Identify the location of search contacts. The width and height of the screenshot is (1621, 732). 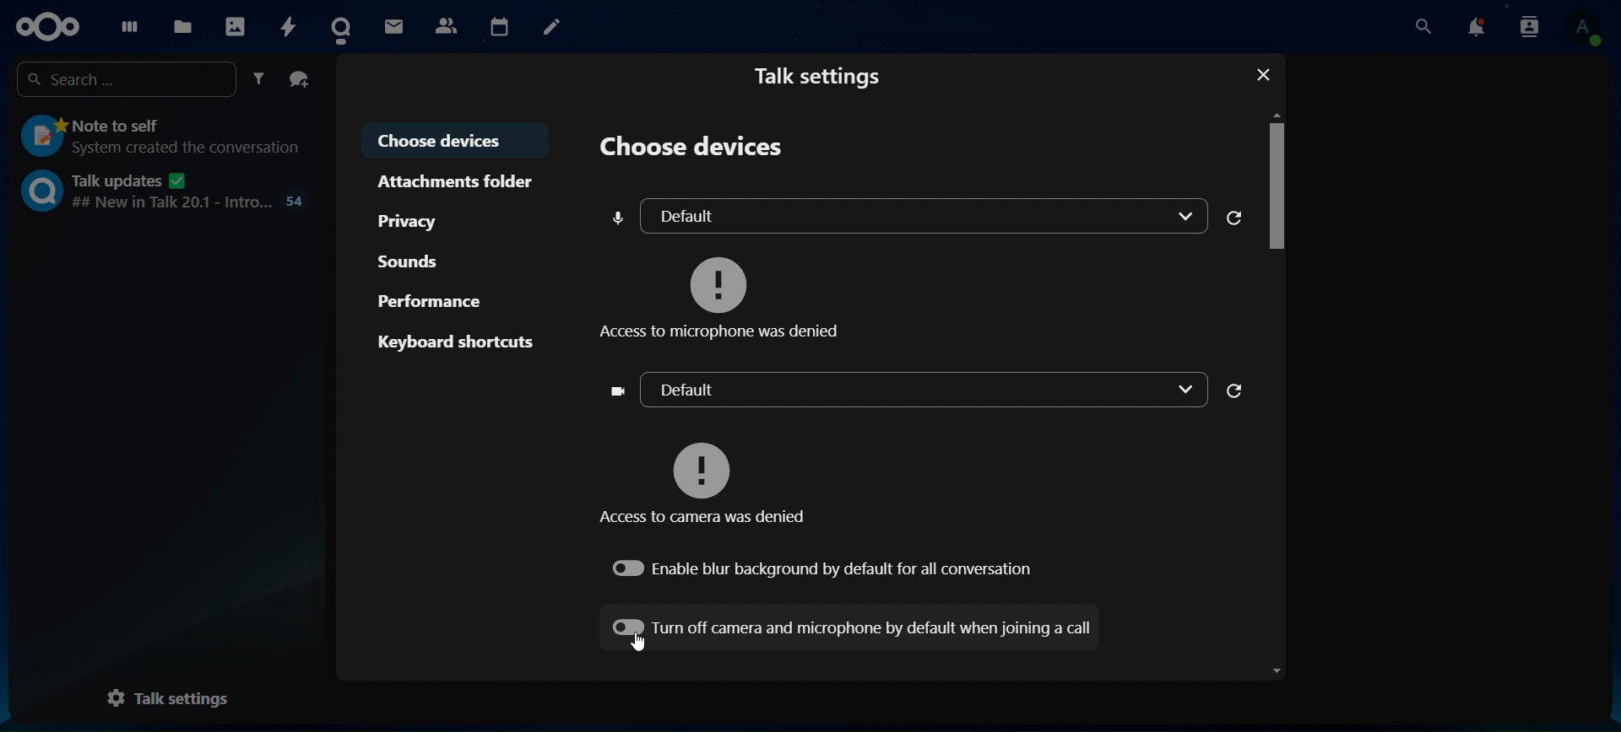
(1529, 26).